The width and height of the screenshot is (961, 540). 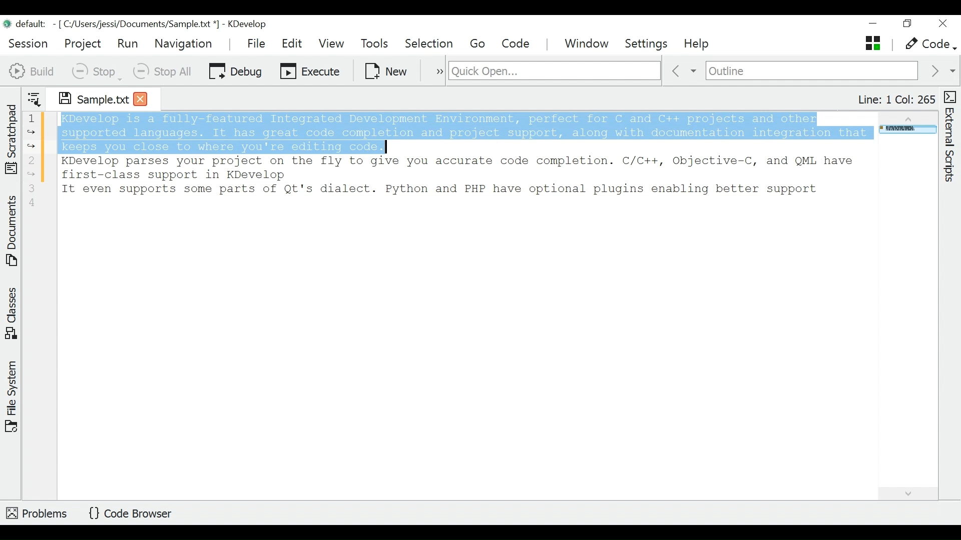 I want to click on default - [C:/Users/jessi/Documents/Sample.txt*] - KDevelop, so click(x=139, y=25).